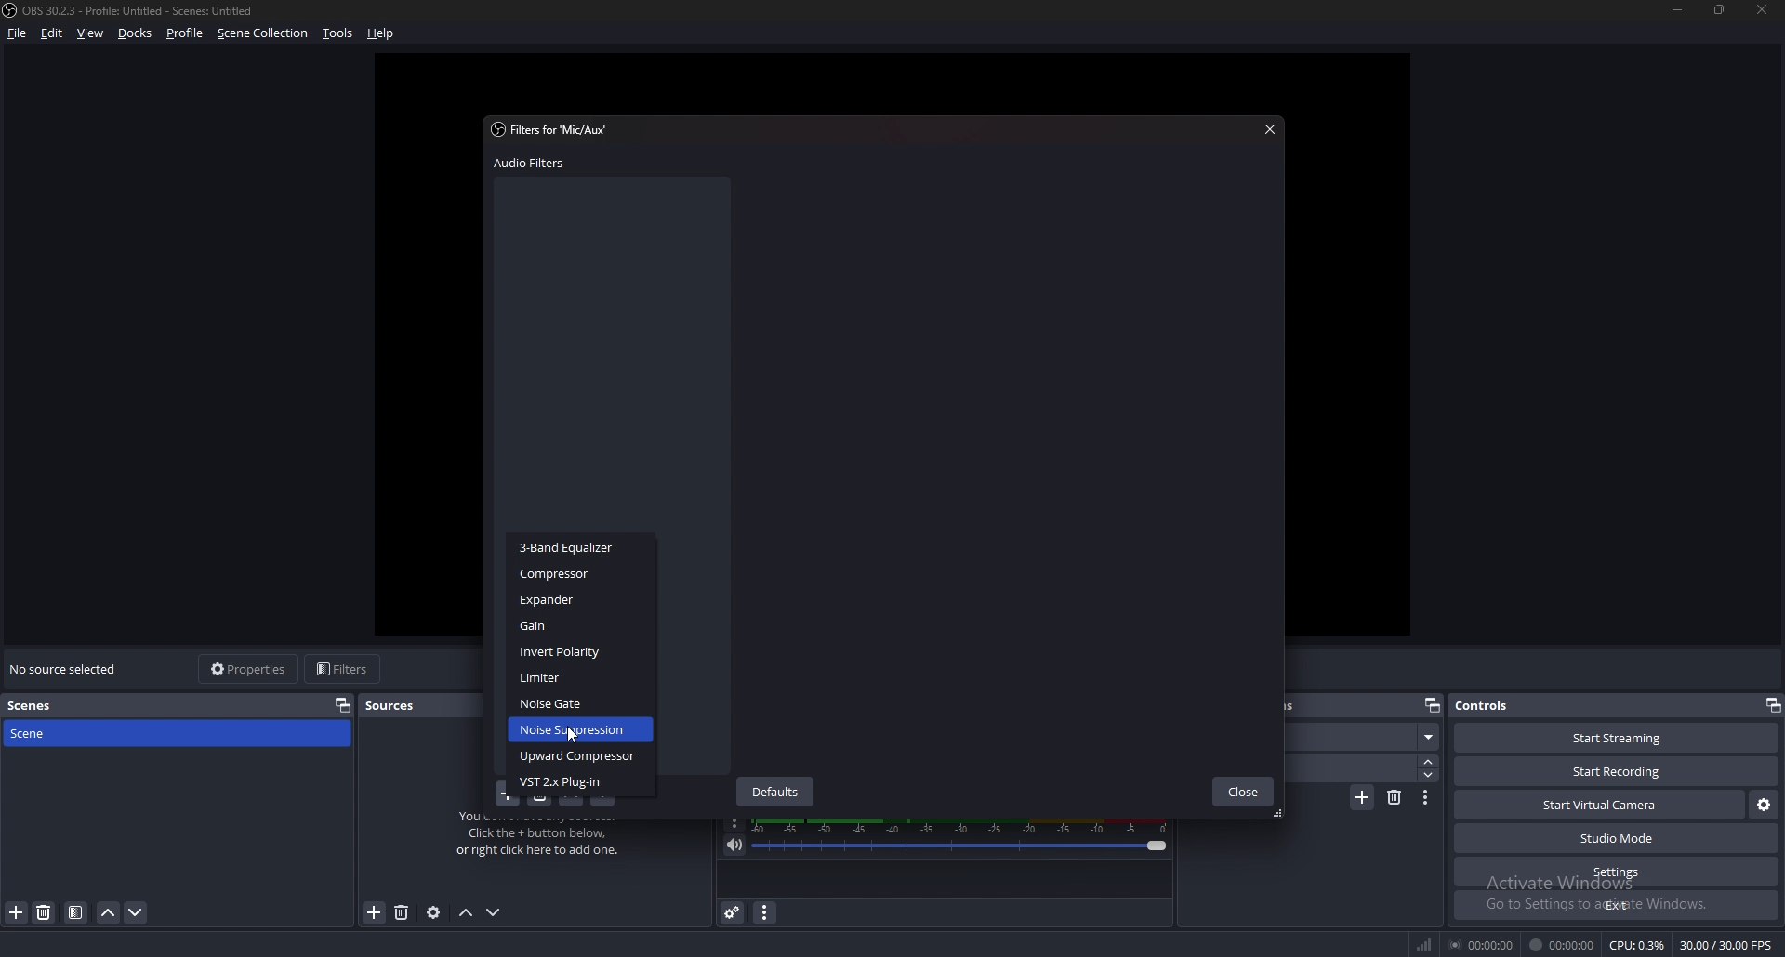  Describe the element at coordinates (1616, 739) in the screenshot. I see `start streaming` at that location.